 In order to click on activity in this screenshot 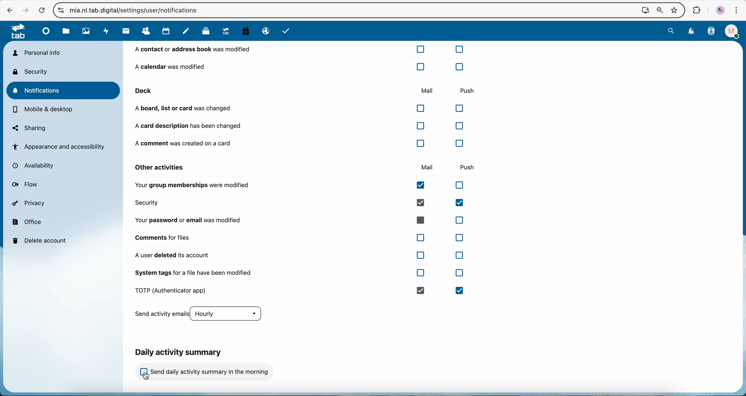, I will do `click(105, 31)`.